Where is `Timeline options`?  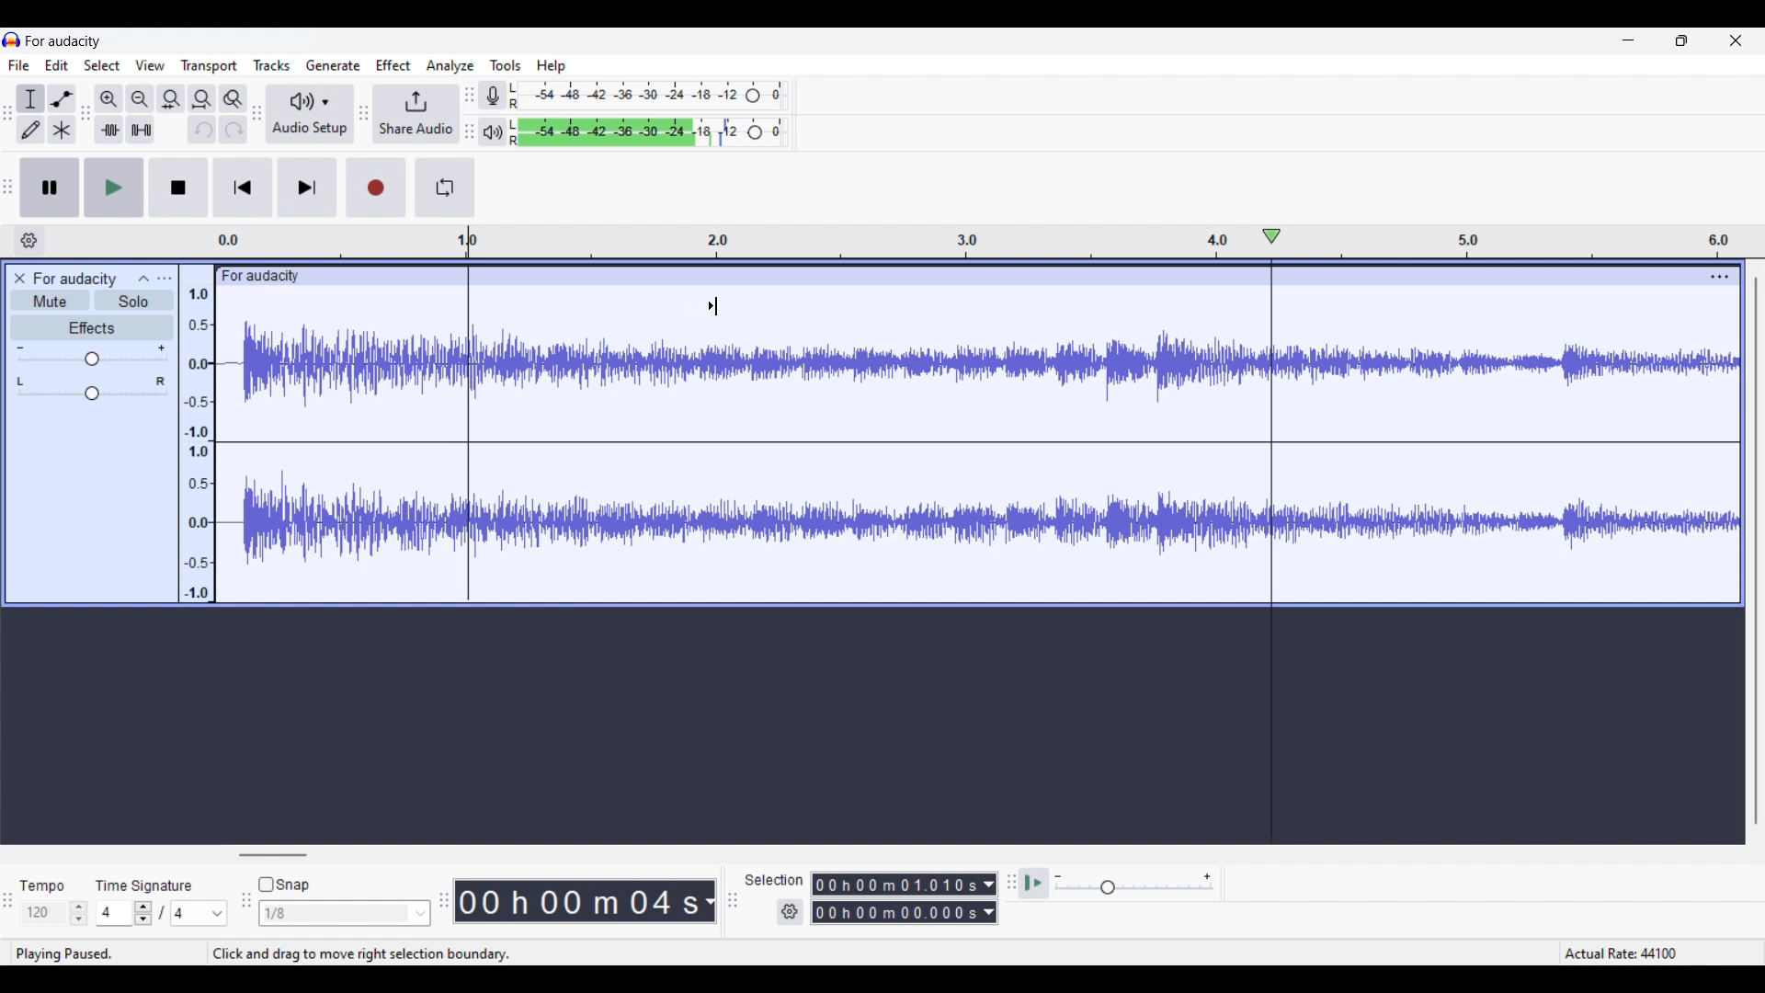 Timeline options is located at coordinates (29, 241).